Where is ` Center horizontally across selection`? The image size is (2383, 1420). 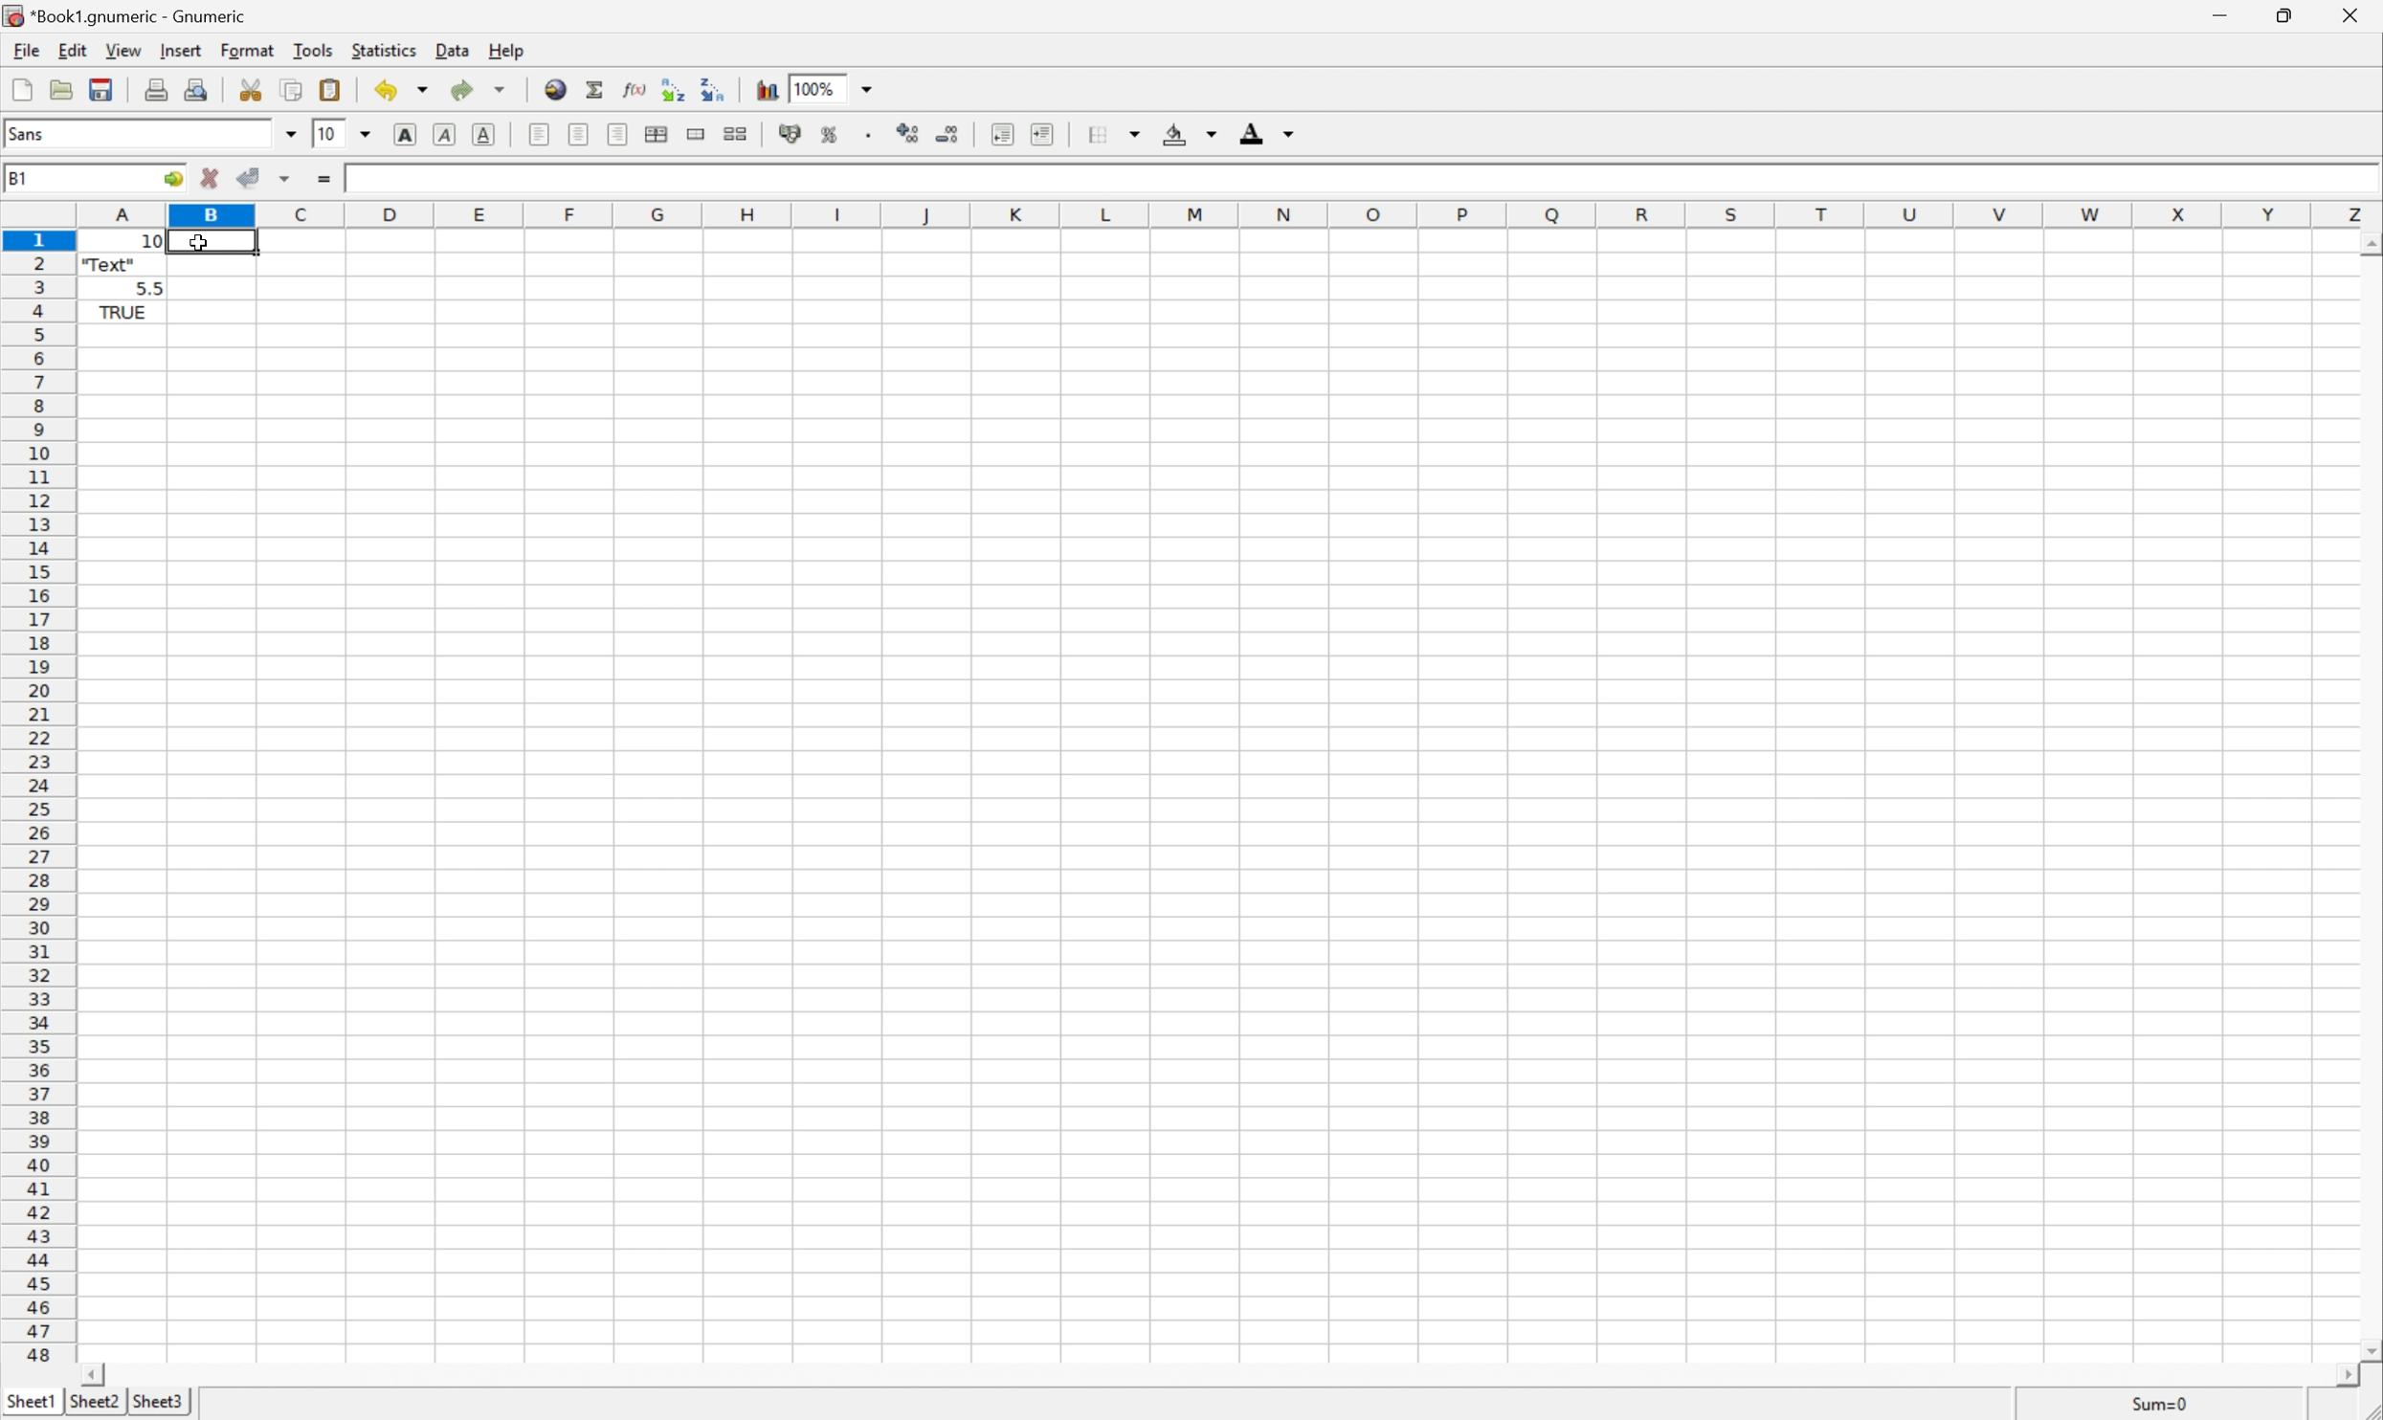
 Center horizontally across selection is located at coordinates (657, 135).